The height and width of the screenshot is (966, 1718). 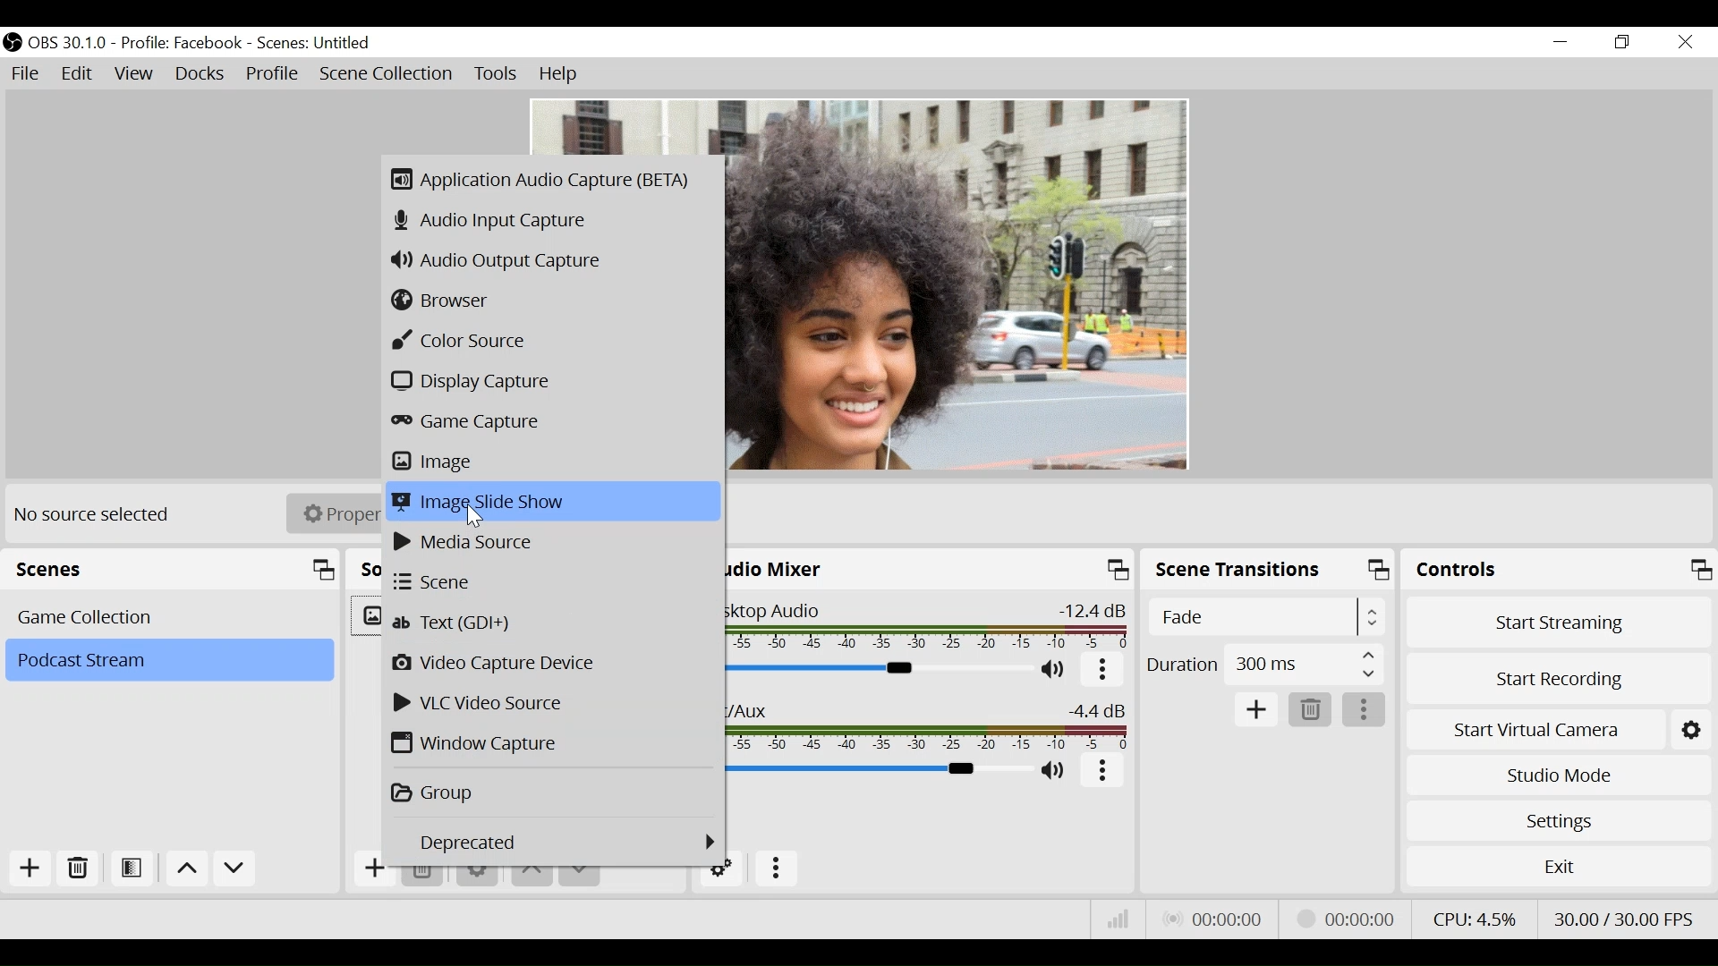 What do you see at coordinates (135, 869) in the screenshot?
I see `Open Scene Filter` at bounding box center [135, 869].